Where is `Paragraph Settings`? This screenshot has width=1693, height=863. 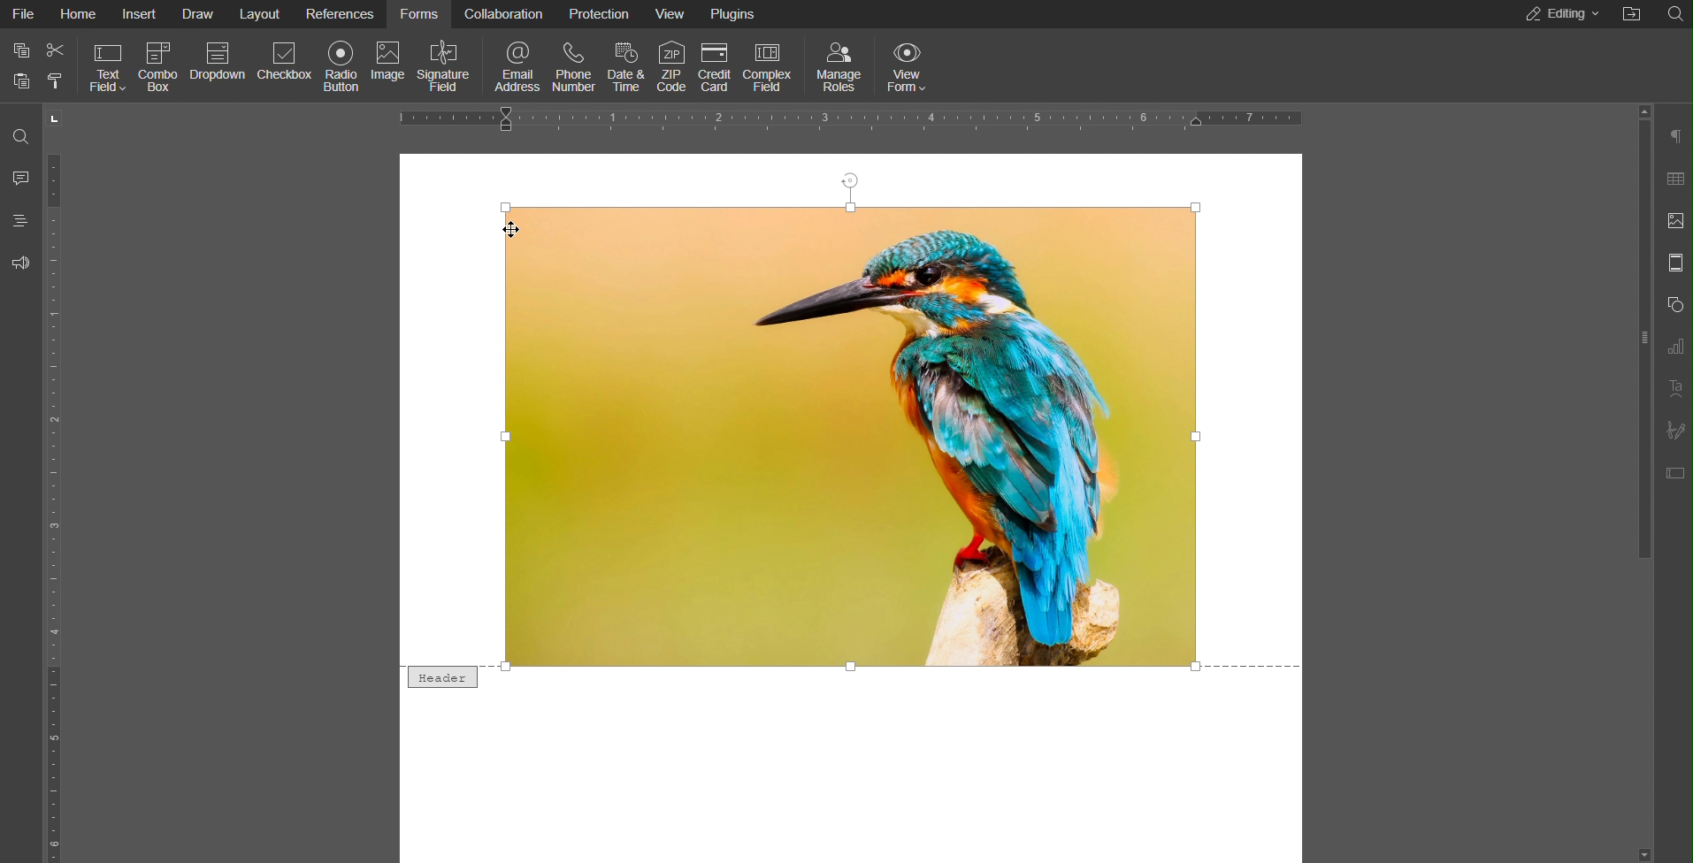
Paragraph Settings is located at coordinates (1674, 137).